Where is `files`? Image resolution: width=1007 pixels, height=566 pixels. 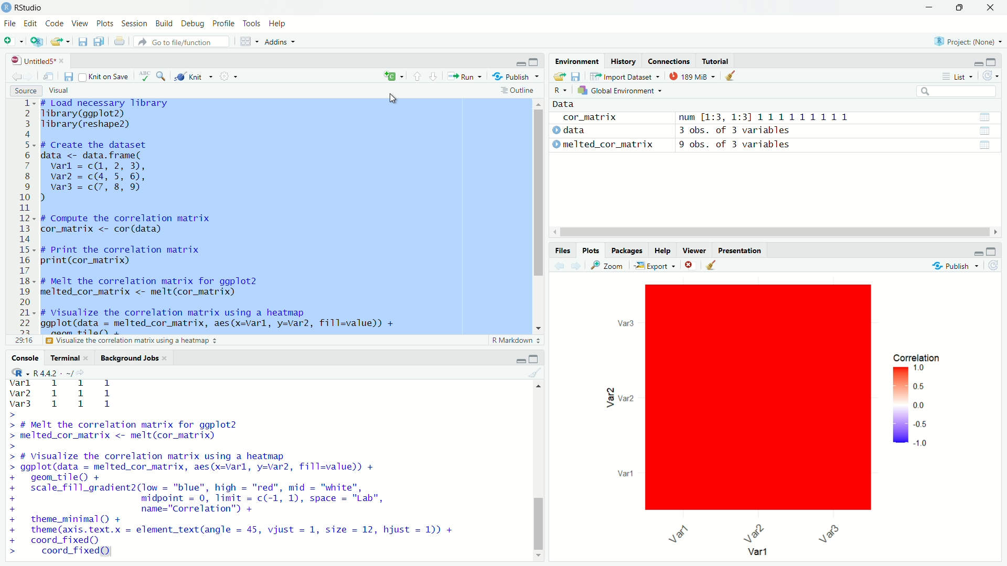 files is located at coordinates (564, 251).